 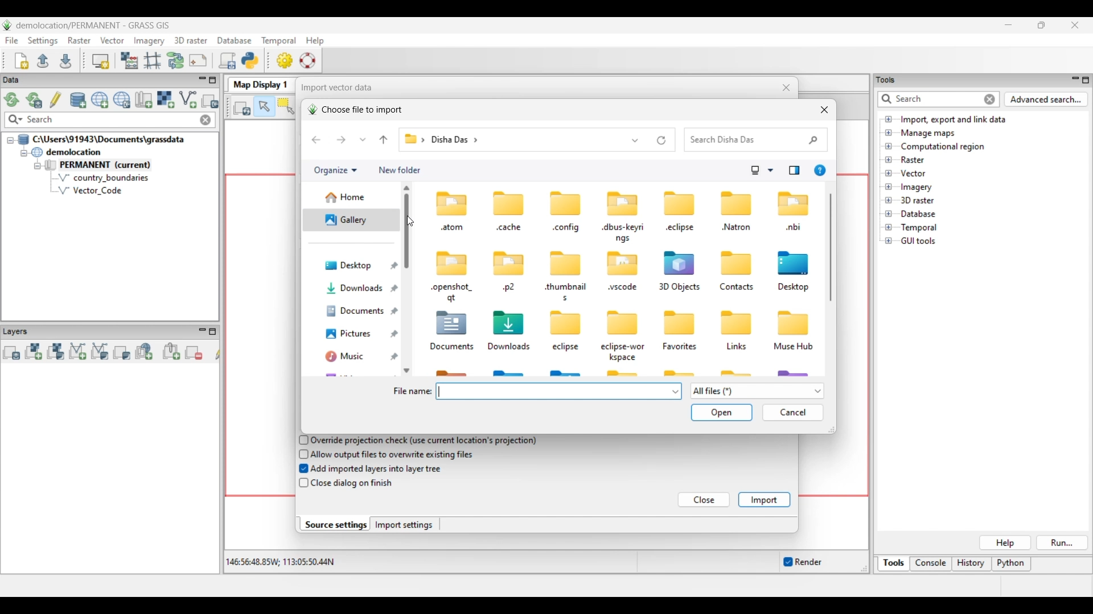 What do you see at coordinates (831, 430) in the screenshot?
I see `Change width or height of current window` at bounding box center [831, 430].